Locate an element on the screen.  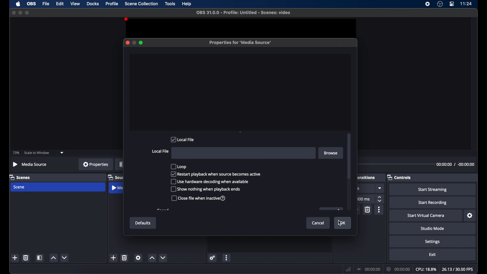
settings is located at coordinates (433, 242).